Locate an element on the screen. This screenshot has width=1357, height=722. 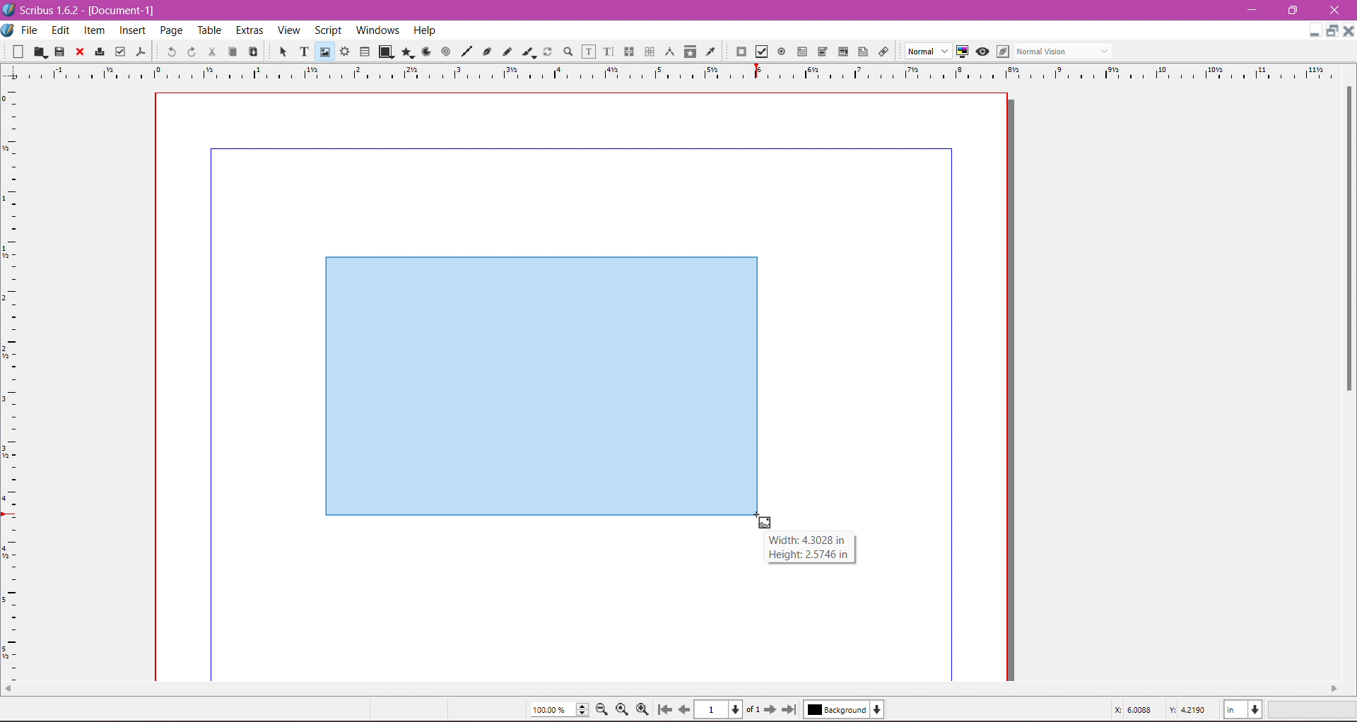
Close Document is located at coordinates (1349, 31).